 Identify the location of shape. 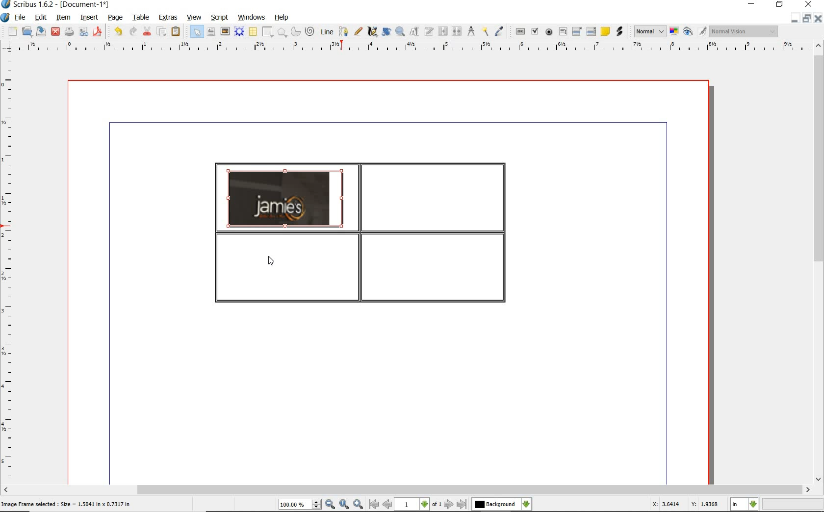
(283, 33).